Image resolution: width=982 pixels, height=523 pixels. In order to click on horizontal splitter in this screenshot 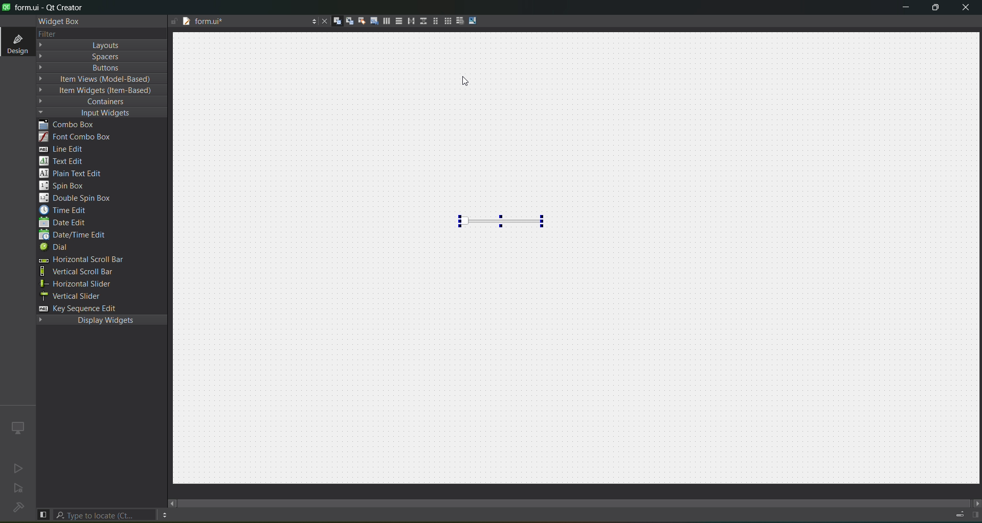, I will do `click(410, 21)`.